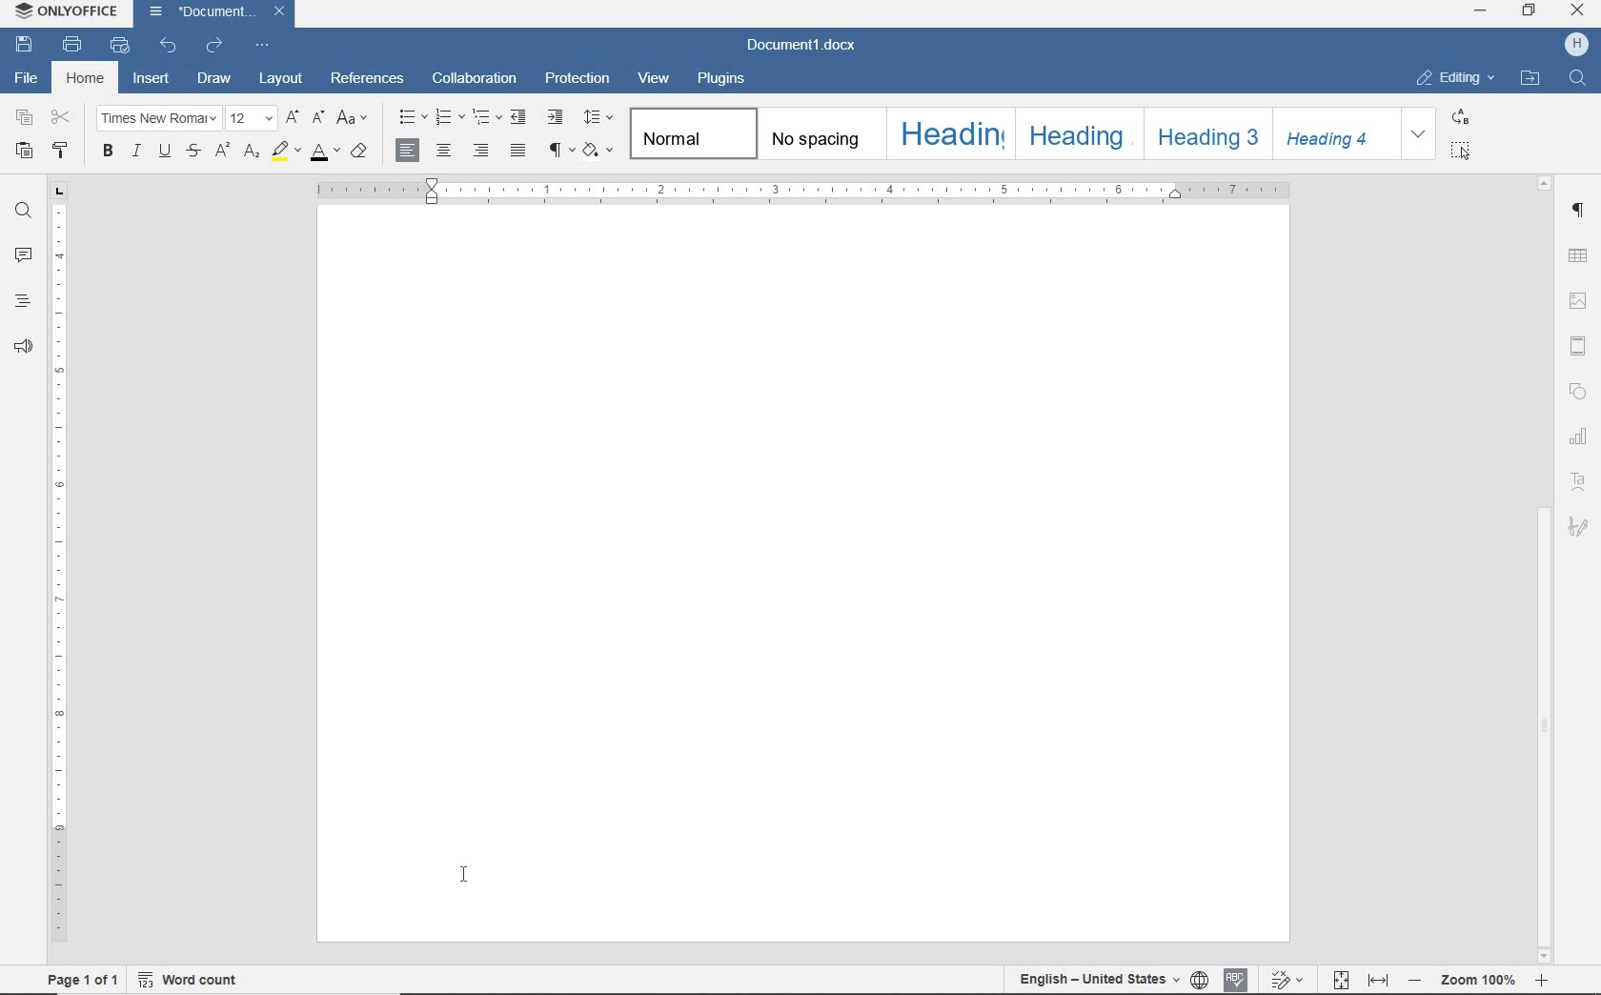 Image resolution: width=1601 pixels, height=995 pixels. What do you see at coordinates (169, 48) in the screenshot?
I see `undo` at bounding box center [169, 48].